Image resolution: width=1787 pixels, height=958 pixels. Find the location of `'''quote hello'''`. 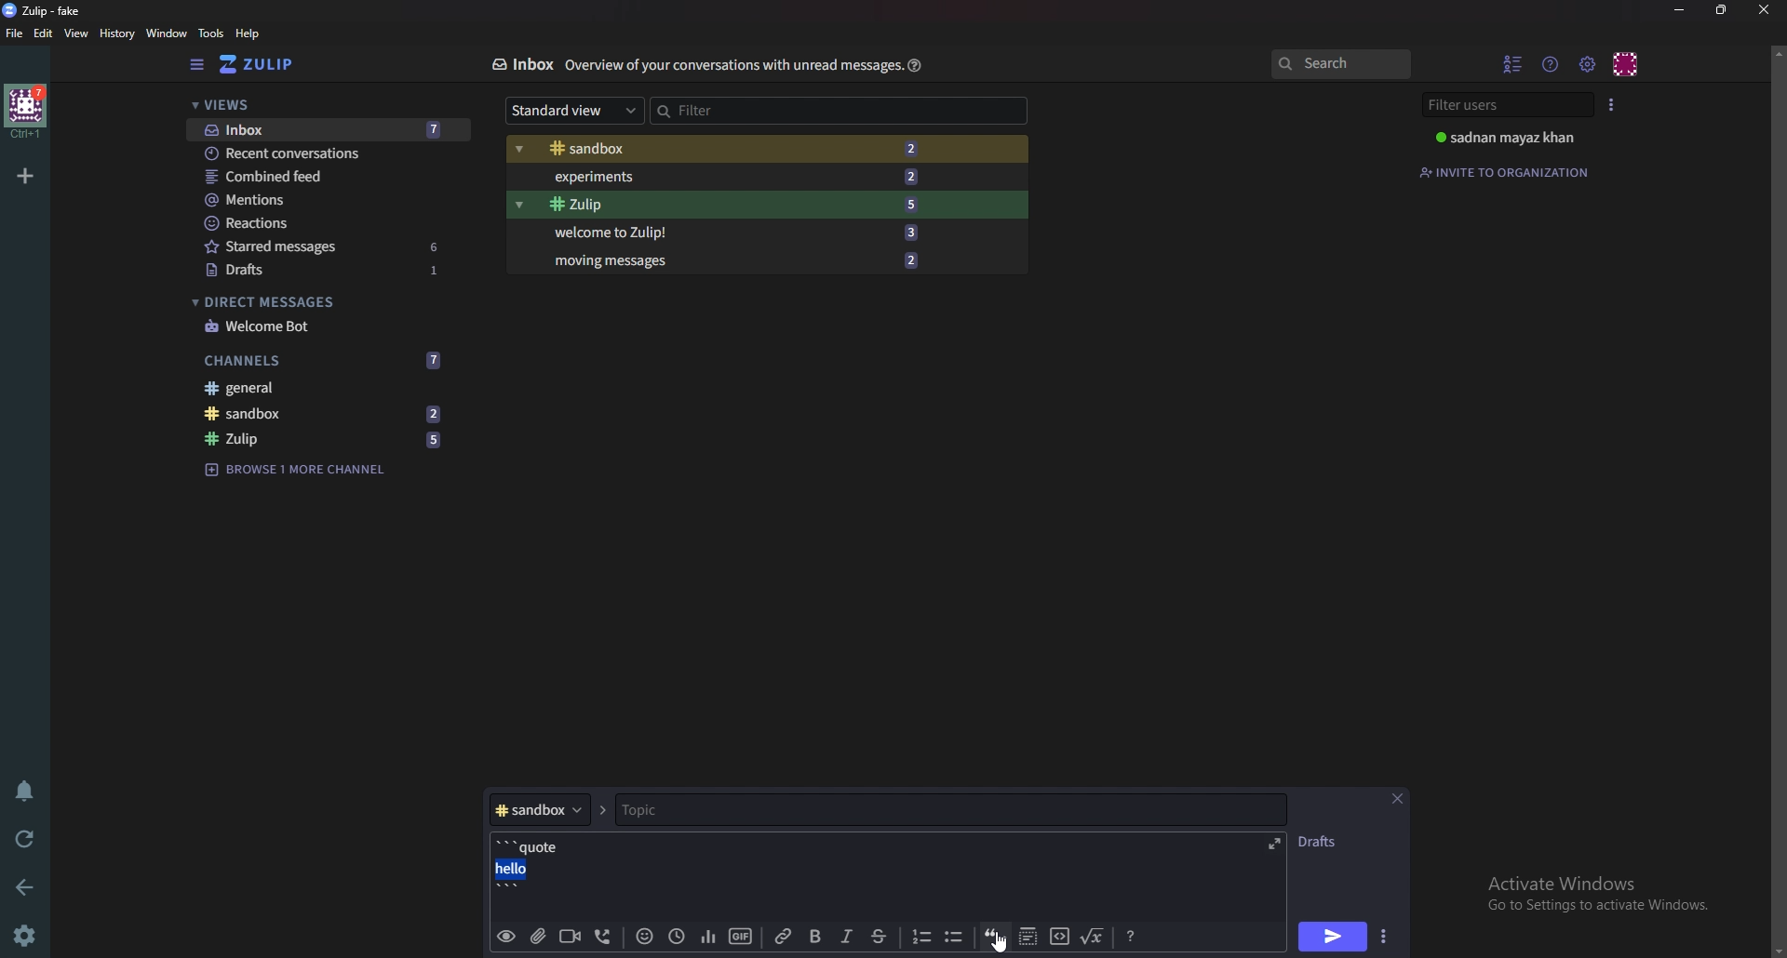

'''quote hello''' is located at coordinates (533, 864).